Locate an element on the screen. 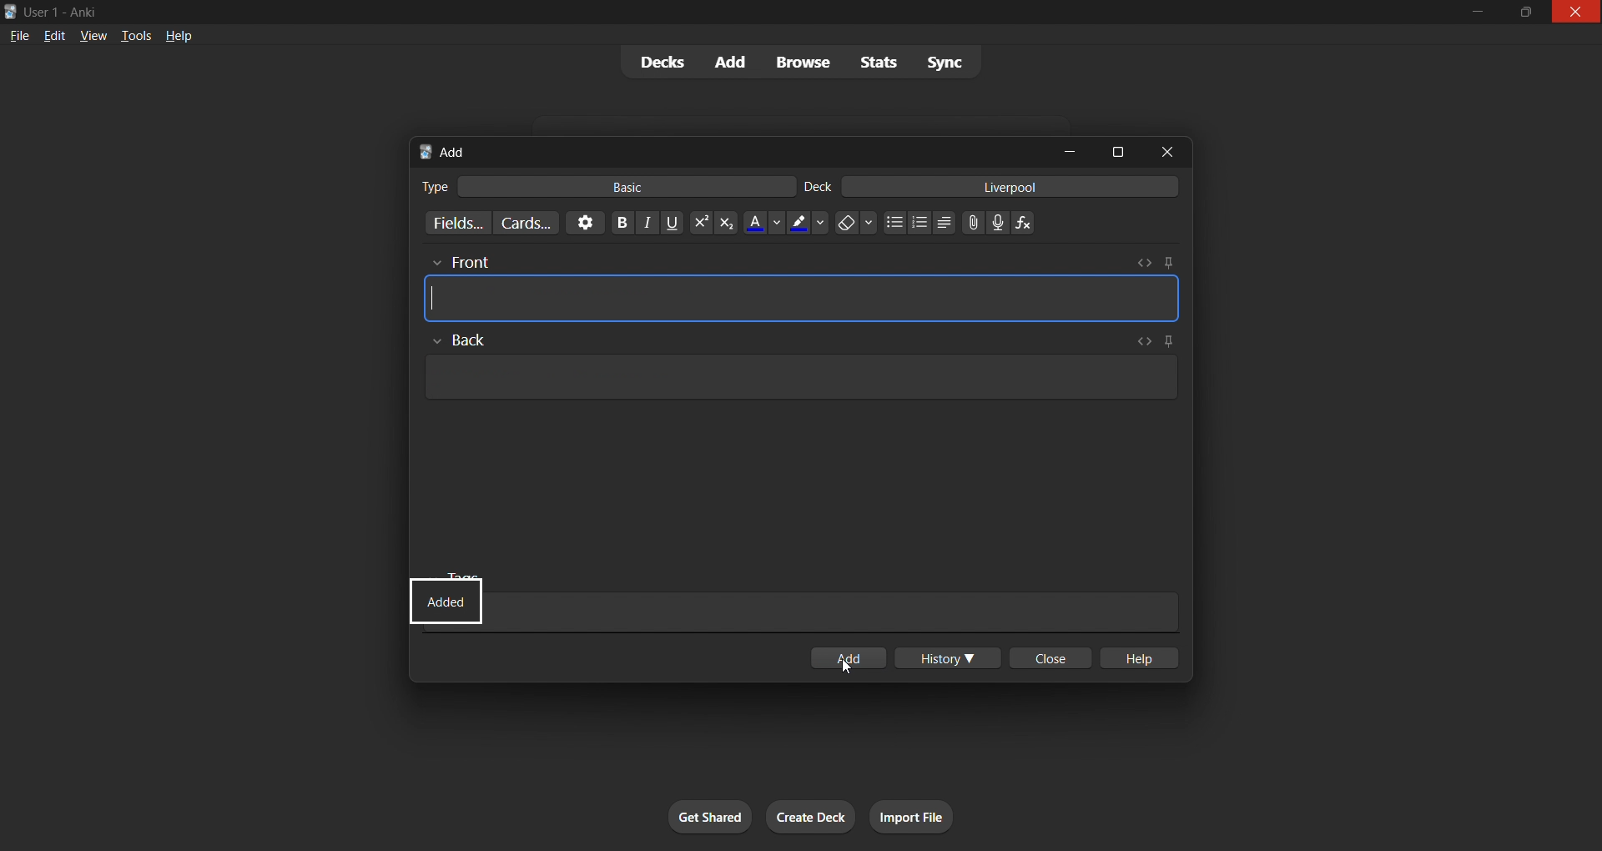 The image size is (1602, 851). get shared is located at coordinates (693, 812).